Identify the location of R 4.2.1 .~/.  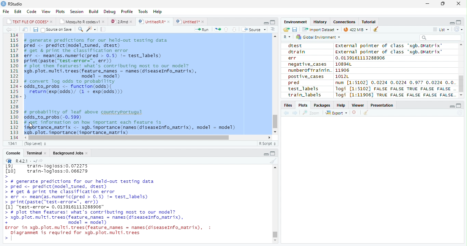
(25, 161).